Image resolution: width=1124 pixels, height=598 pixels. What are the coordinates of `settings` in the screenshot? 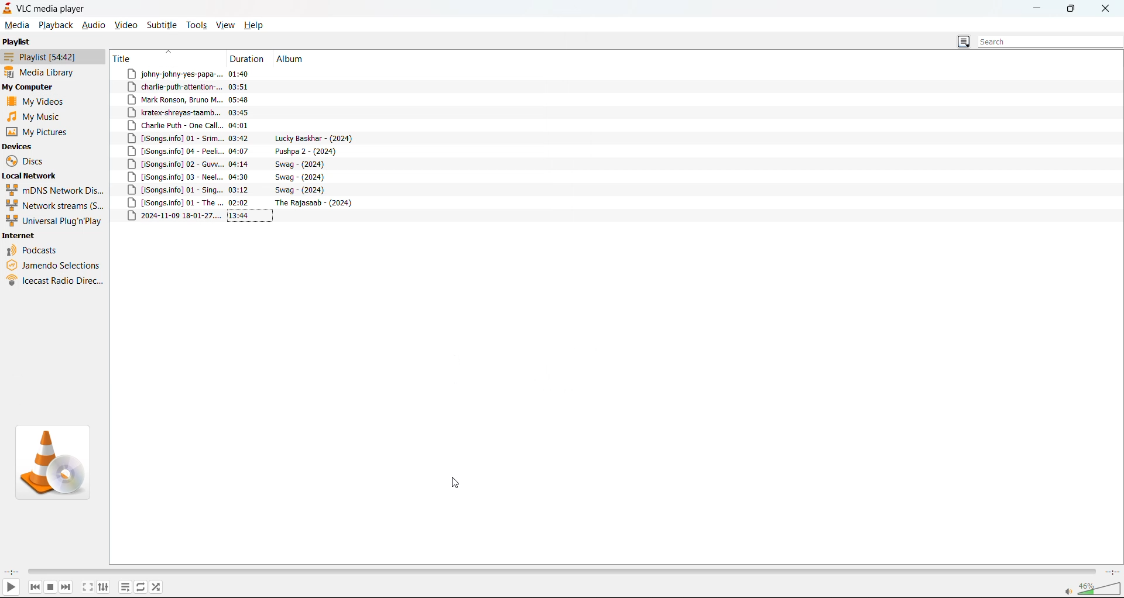 It's located at (105, 586).